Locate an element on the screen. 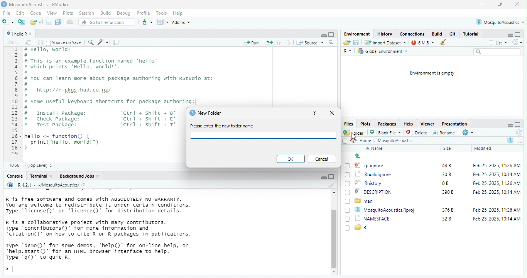 This screenshot has height=278, width=527. checkbox is located at coordinates (347, 210).